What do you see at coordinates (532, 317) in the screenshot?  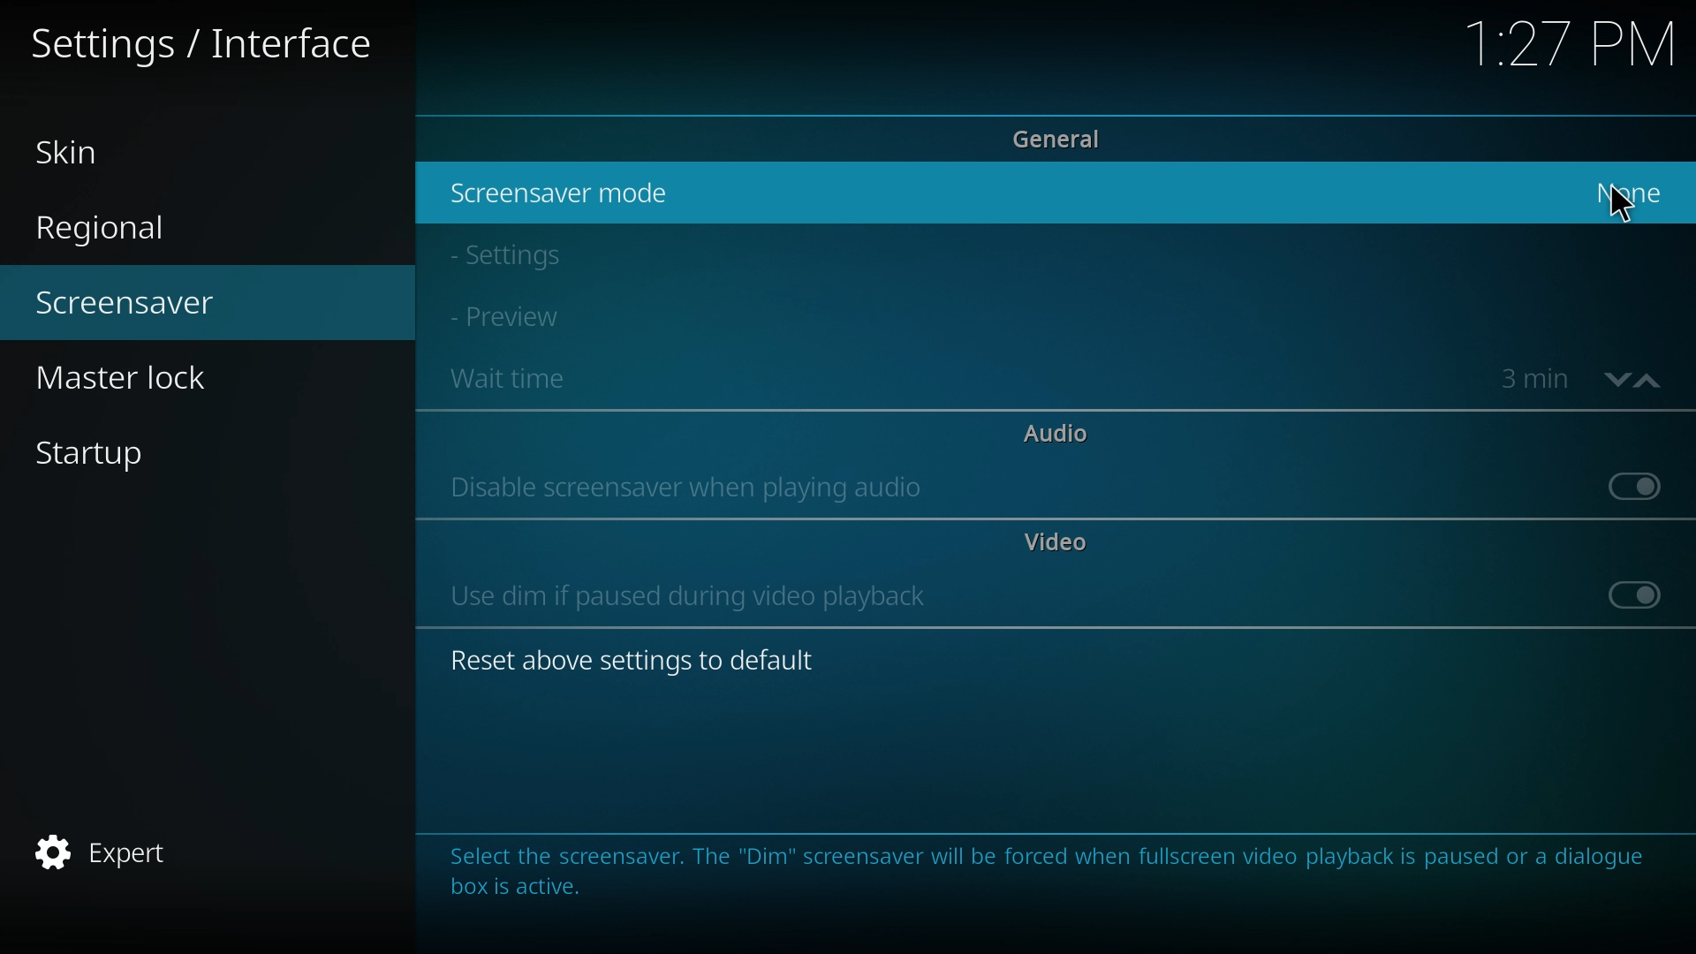 I see `preview` at bounding box center [532, 317].